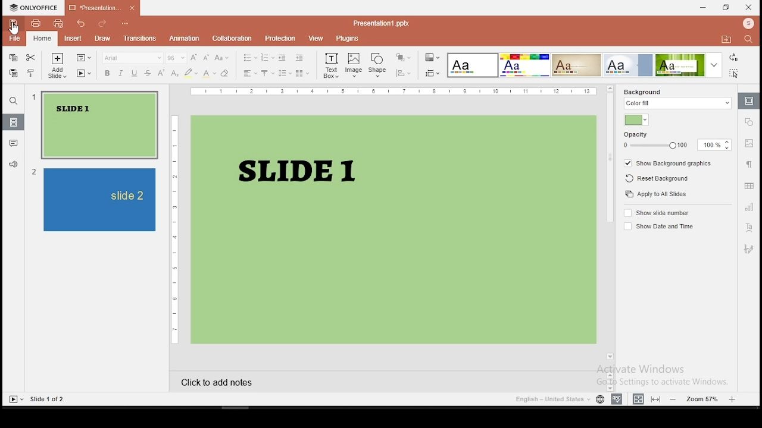 The width and height of the screenshot is (762, 428). What do you see at coordinates (14, 74) in the screenshot?
I see `paste` at bounding box center [14, 74].